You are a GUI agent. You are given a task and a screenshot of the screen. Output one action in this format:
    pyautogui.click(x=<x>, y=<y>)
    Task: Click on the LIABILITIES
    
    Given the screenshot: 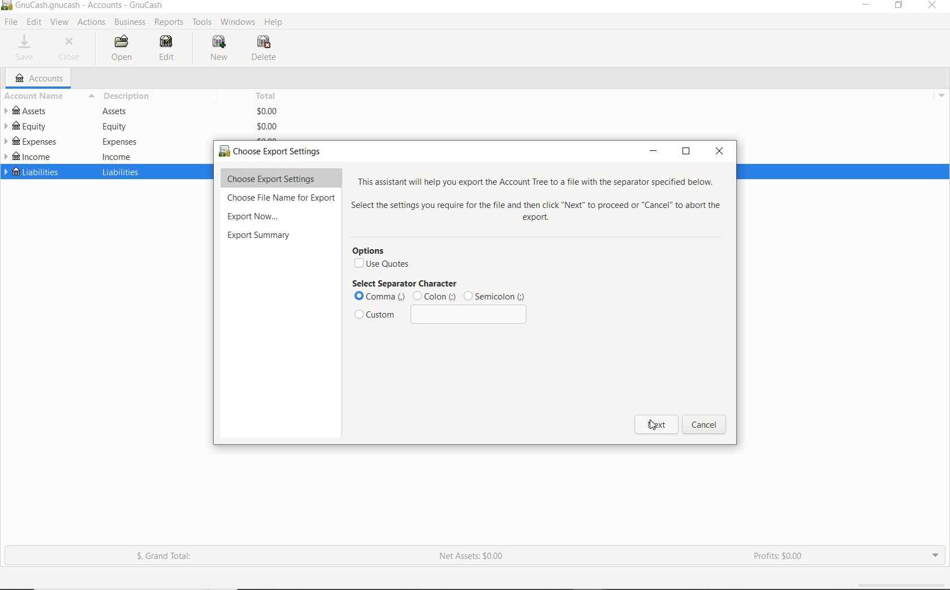 What is the action you would take?
    pyautogui.click(x=31, y=173)
    